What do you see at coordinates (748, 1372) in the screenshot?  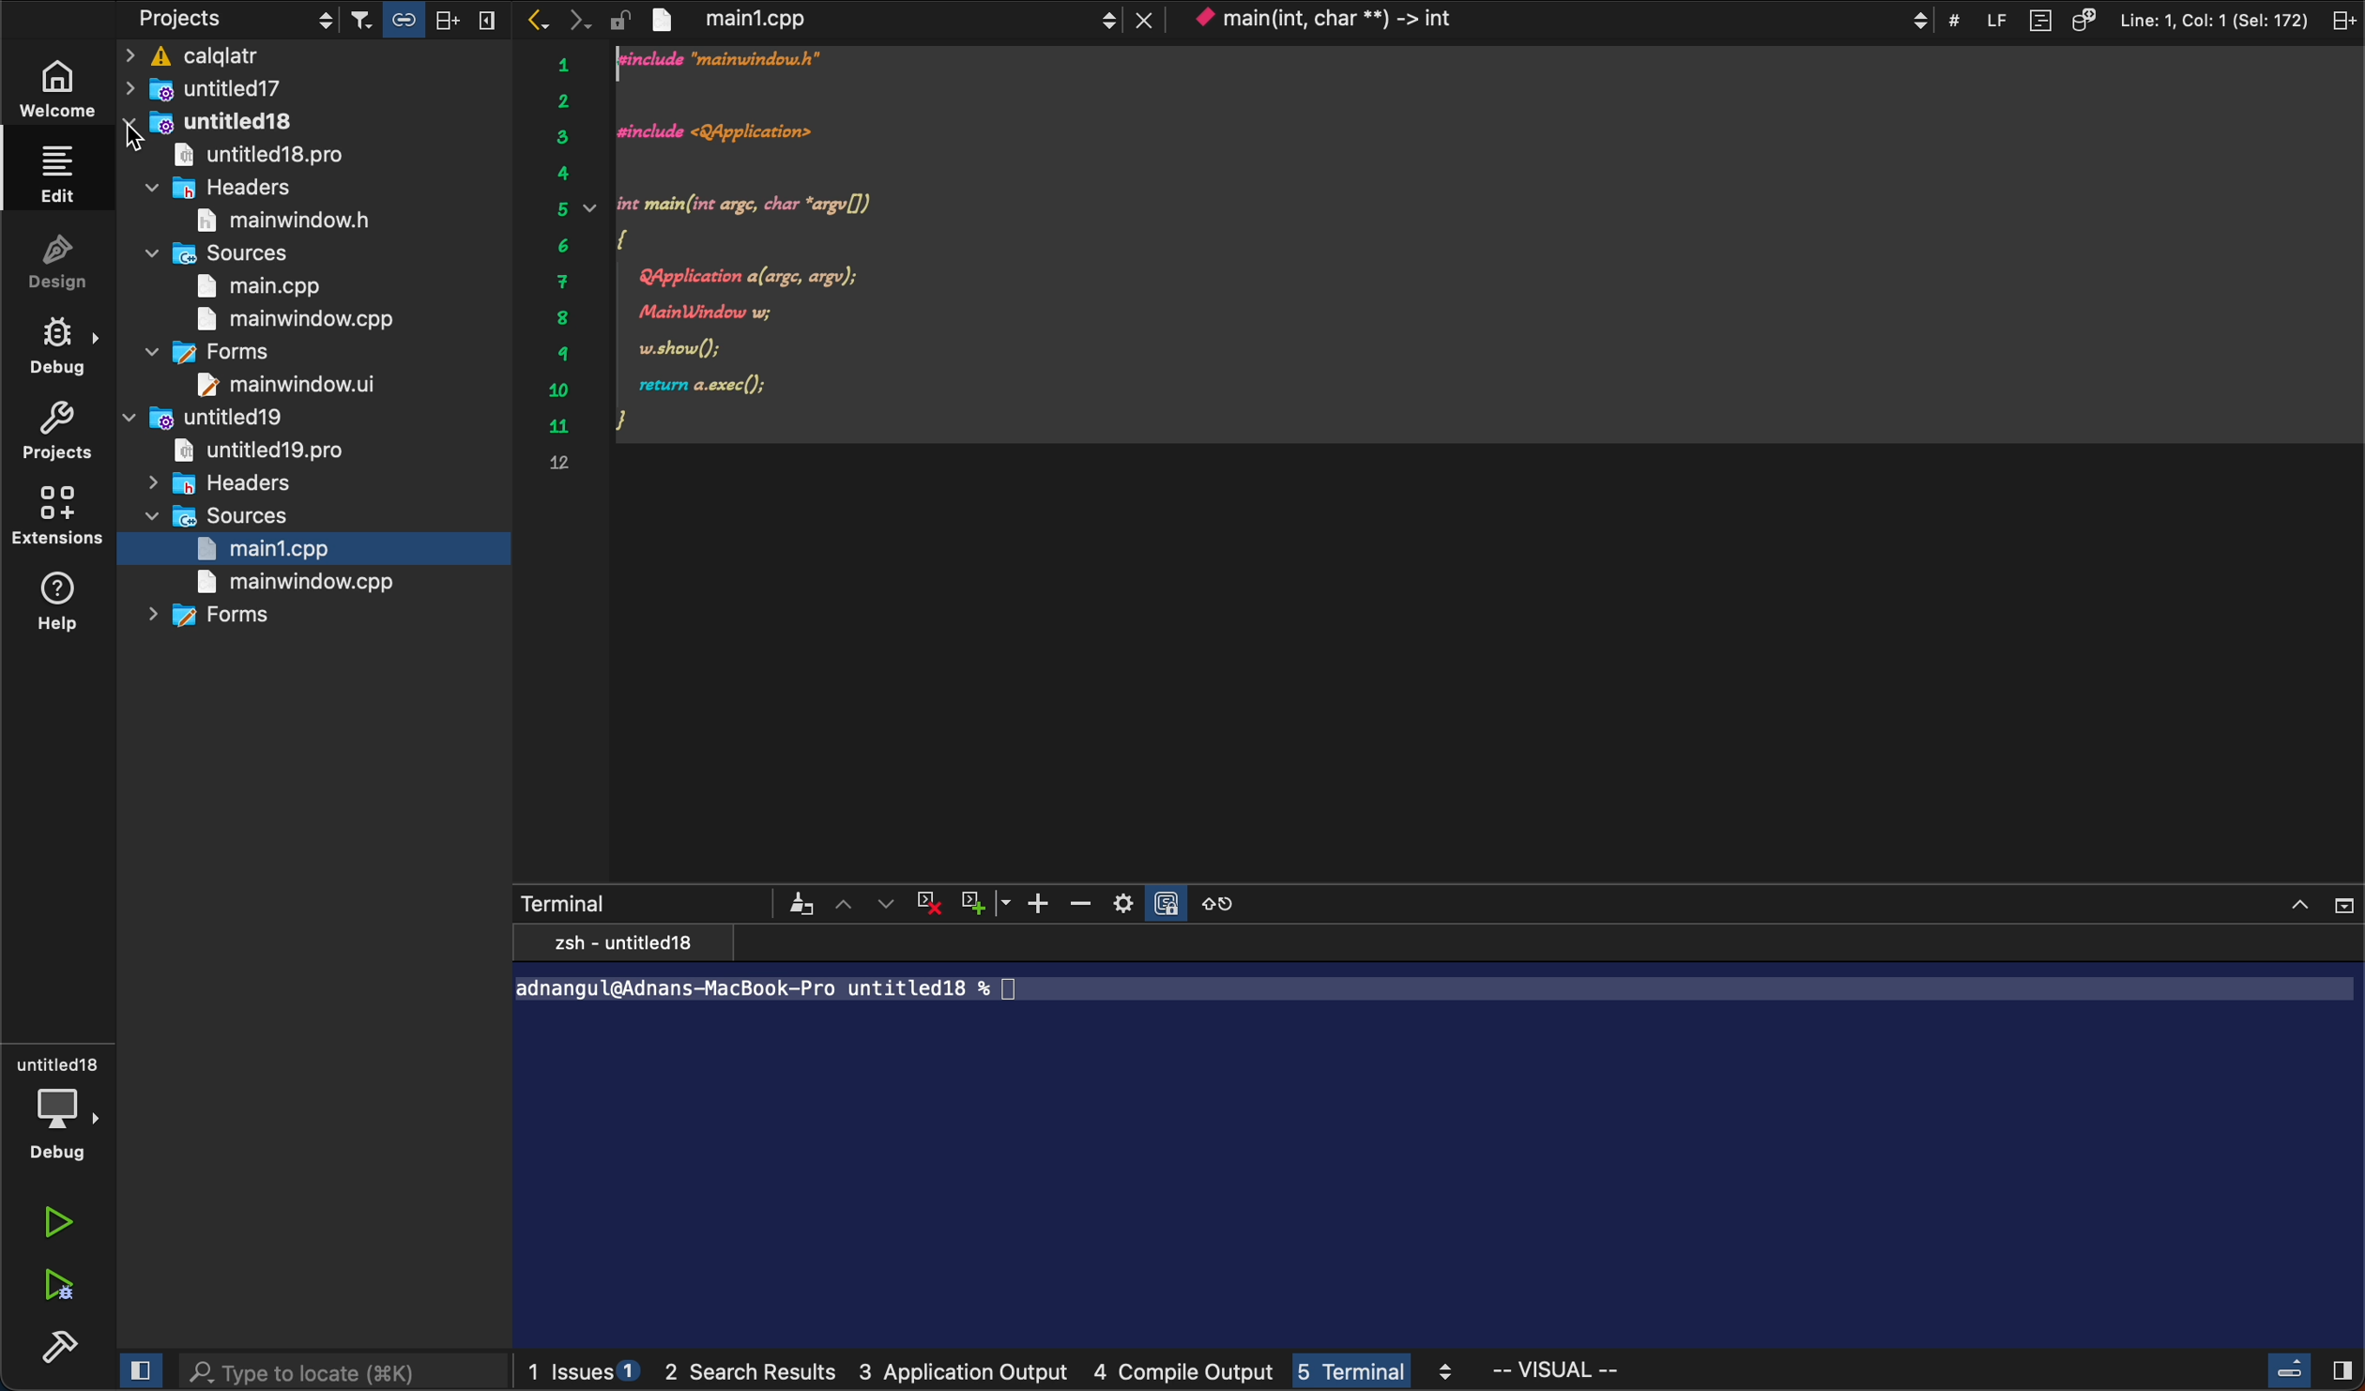 I see `search results` at bounding box center [748, 1372].